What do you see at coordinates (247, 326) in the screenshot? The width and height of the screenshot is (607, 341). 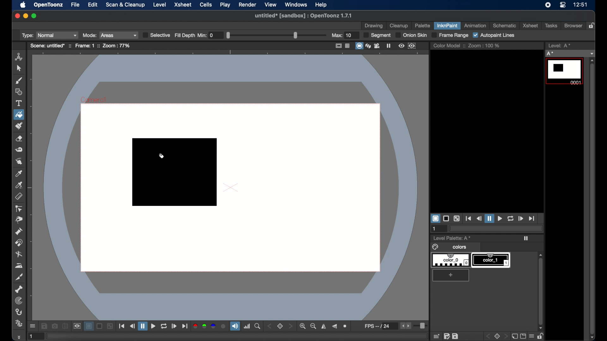 I see `histogram` at bounding box center [247, 326].